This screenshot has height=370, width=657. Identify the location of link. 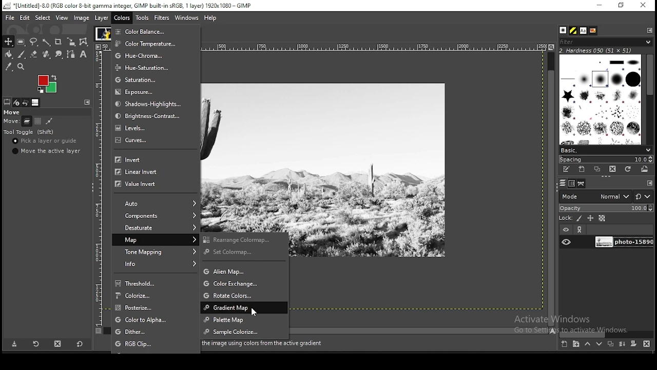
(581, 230).